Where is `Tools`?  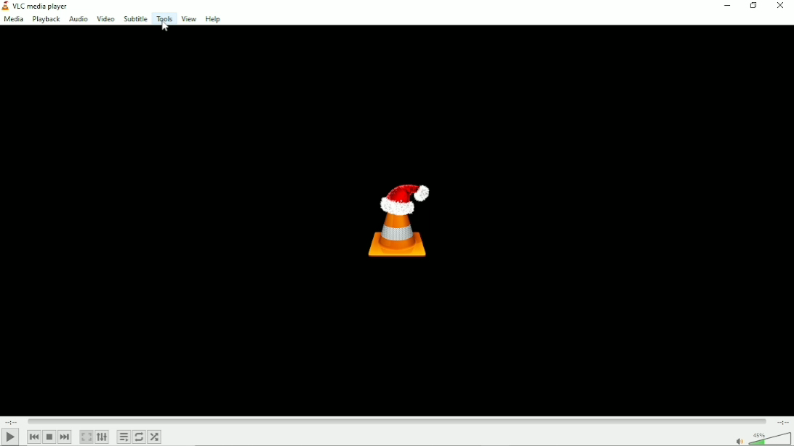 Tools is located at coordinates (164, 18).